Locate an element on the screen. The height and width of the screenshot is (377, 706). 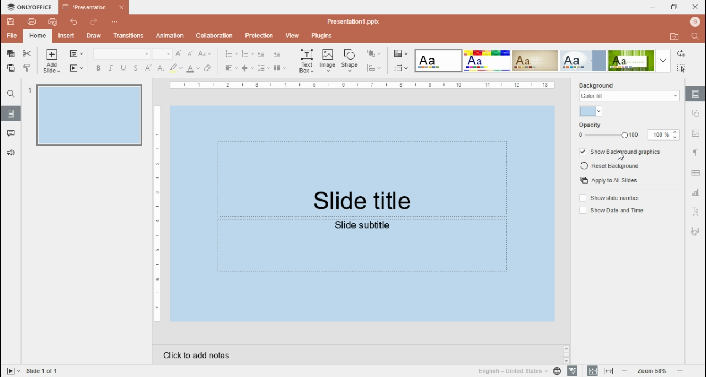
bold is located at coordinates (98, 68).